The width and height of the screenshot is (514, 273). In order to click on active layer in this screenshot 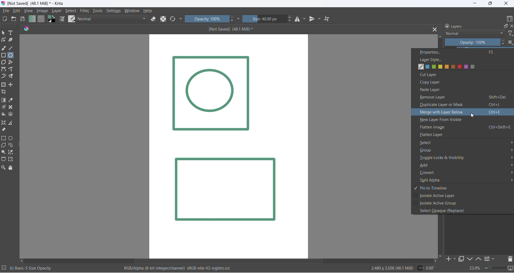, I will do `click(464, 196)`.